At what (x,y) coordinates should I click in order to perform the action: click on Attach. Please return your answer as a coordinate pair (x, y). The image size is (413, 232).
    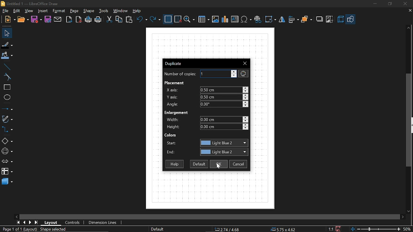
    Looking at the image, I should click on (58, 20).